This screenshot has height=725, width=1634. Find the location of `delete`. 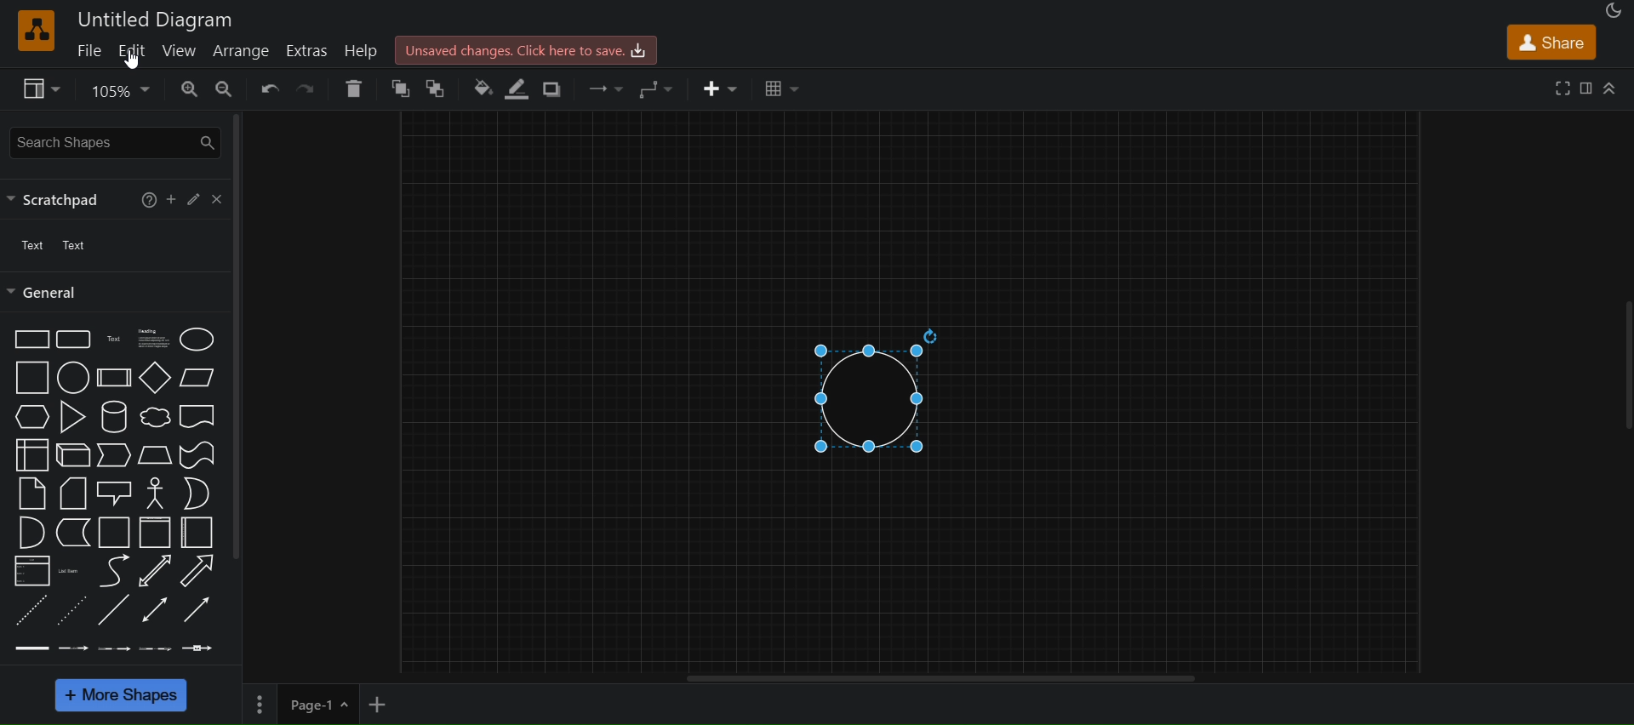

delete is located at coordinates (355, 87).